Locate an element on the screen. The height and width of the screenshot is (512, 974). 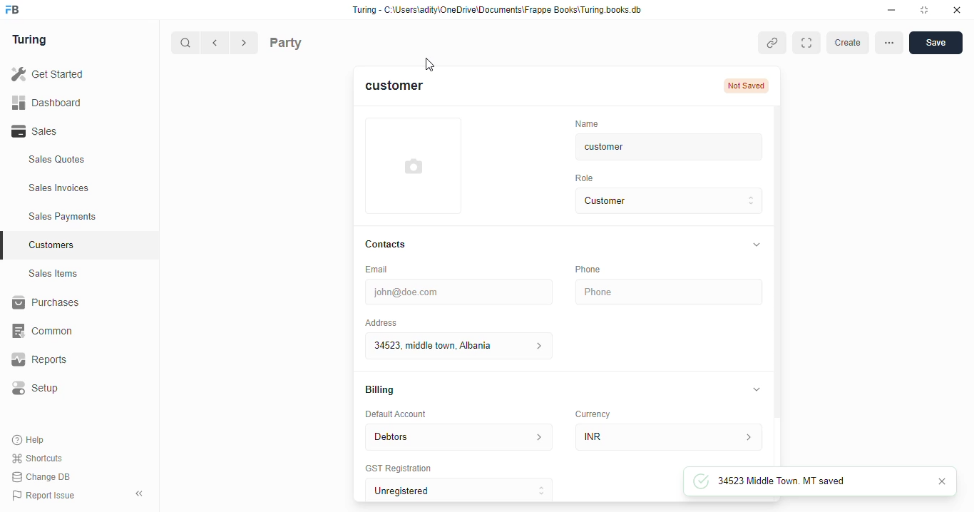
34523 Middle Town. MT saved is located at coordinates (791, 483).